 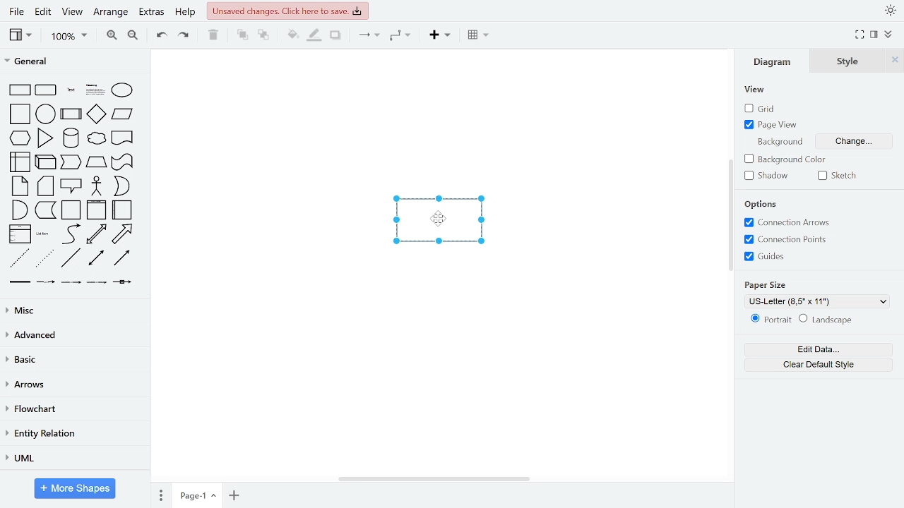 What do you see at coordinates (75, 488) in the screenshot?
I see `more shapes` at bounding box center [75, 488].